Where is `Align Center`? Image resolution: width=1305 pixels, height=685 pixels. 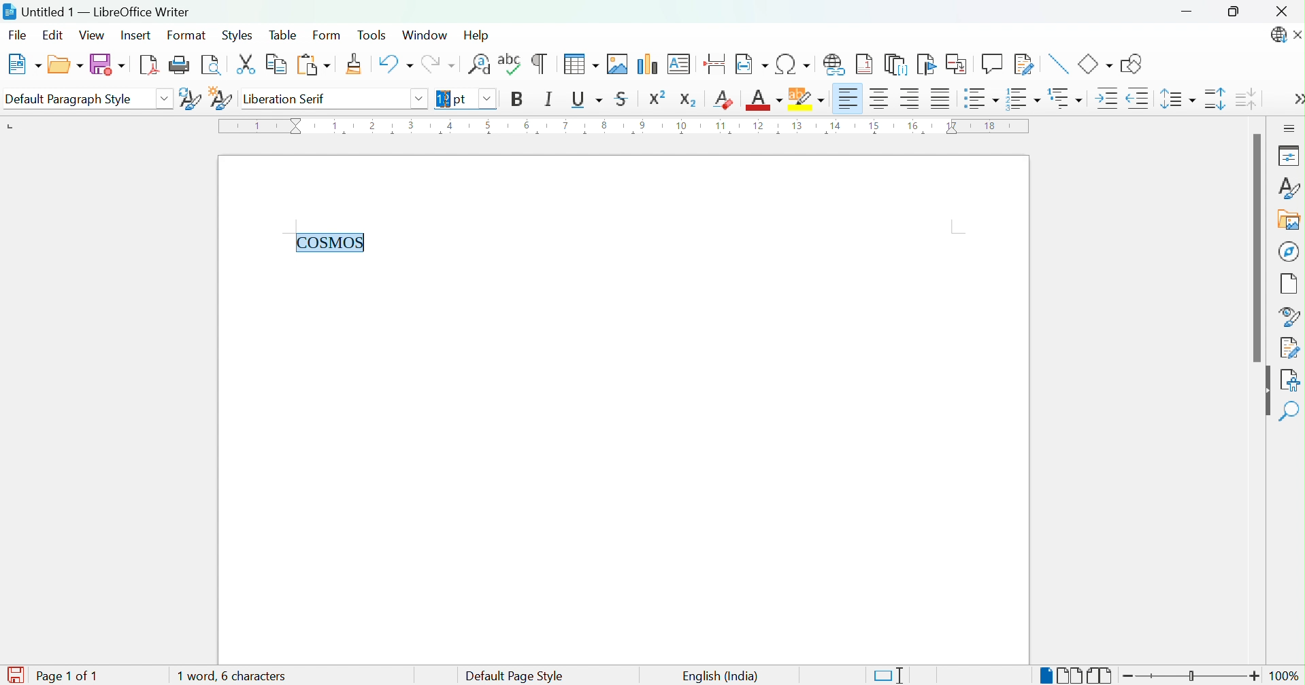 Align Center is located at coordinates (880, 99).